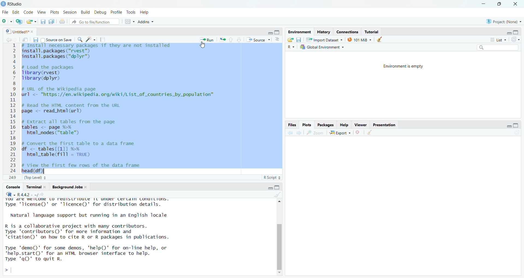 The height and width of the screenshot is (278, 524). What do you see at coordinates (16, 12) in the screenshot?
I see `Edit` at bounding box center [16, 12].